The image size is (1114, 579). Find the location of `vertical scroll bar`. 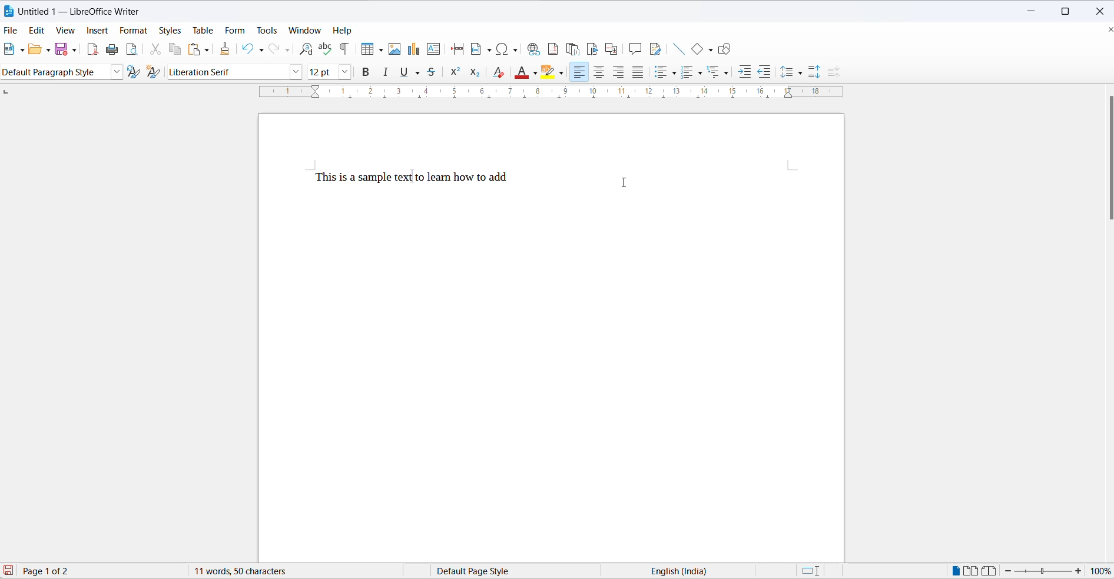

vertical scroll bar is located at coordinates (1107, 159).